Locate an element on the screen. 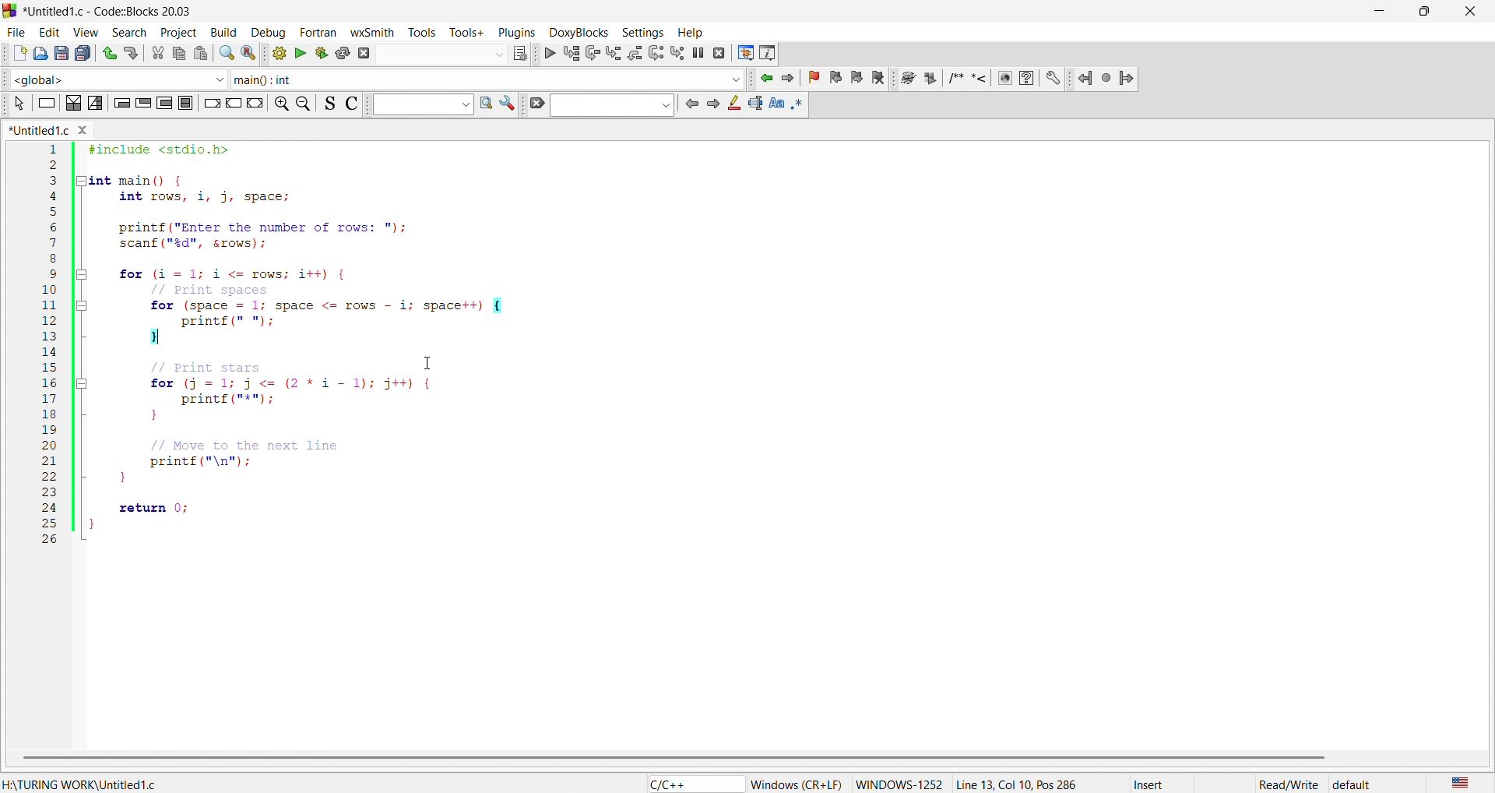 This screenshot has height=793, width=1495. insert is located at coordinates (1151, 784).